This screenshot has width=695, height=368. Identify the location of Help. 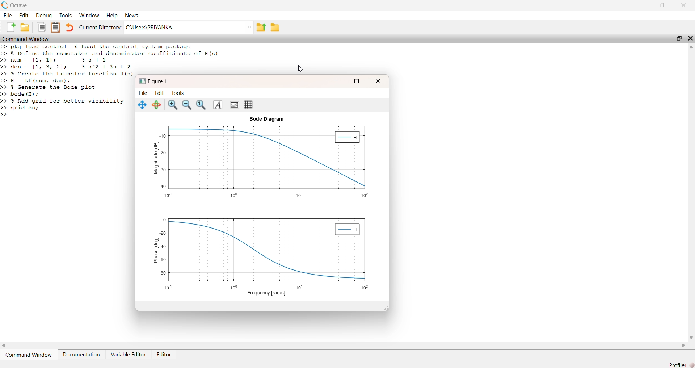
(112, 15).